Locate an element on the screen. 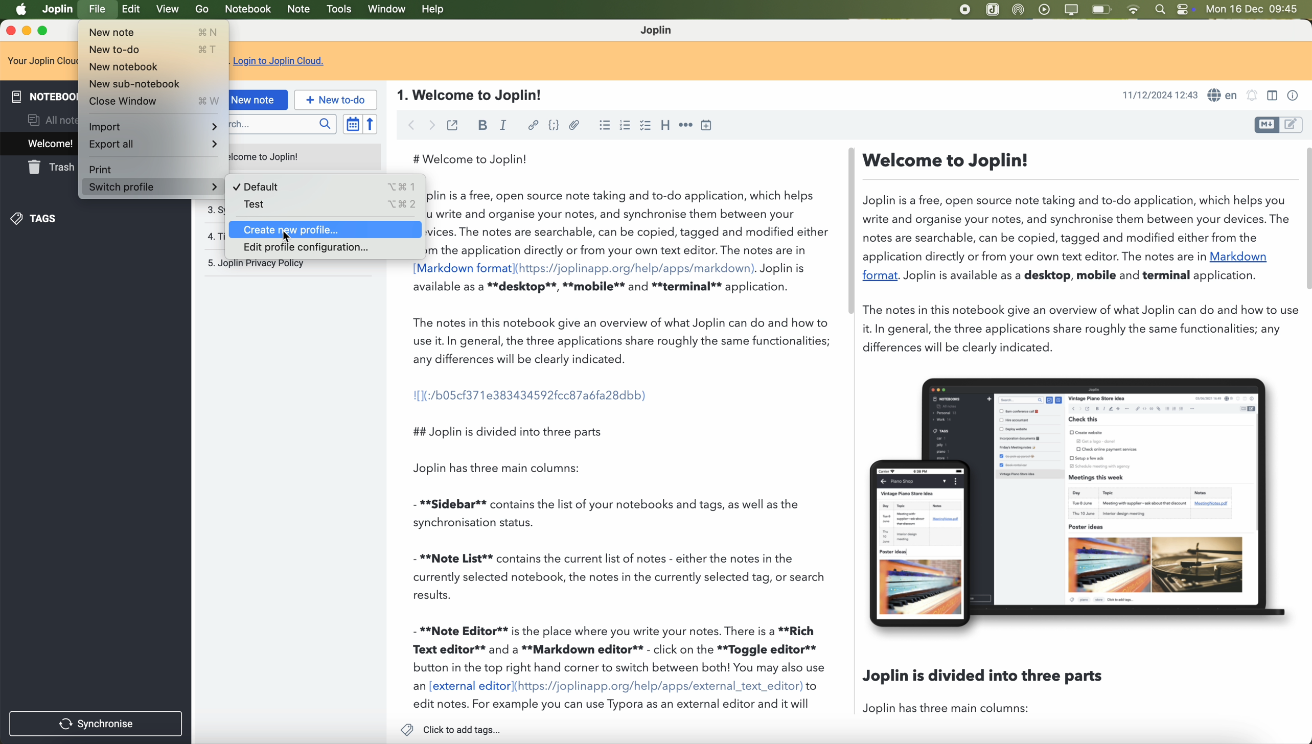 This screenshot has height=744, width=1312. - **Note Editor** is the place where you write your notes. There is a **Rich
Text editor** and a **Markdown editor** - click on the **Toggle editor**
button in the top right hand corner to switch between both! You may also use is located at coordinates (619, 649).